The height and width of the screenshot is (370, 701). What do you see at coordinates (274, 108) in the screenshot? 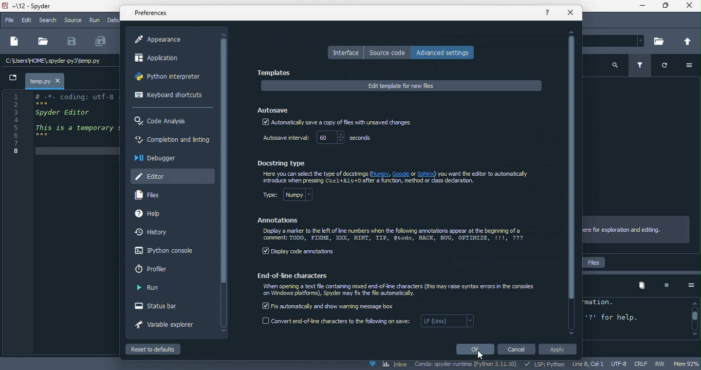
I see `autosave` at bounding box center [274, 108].